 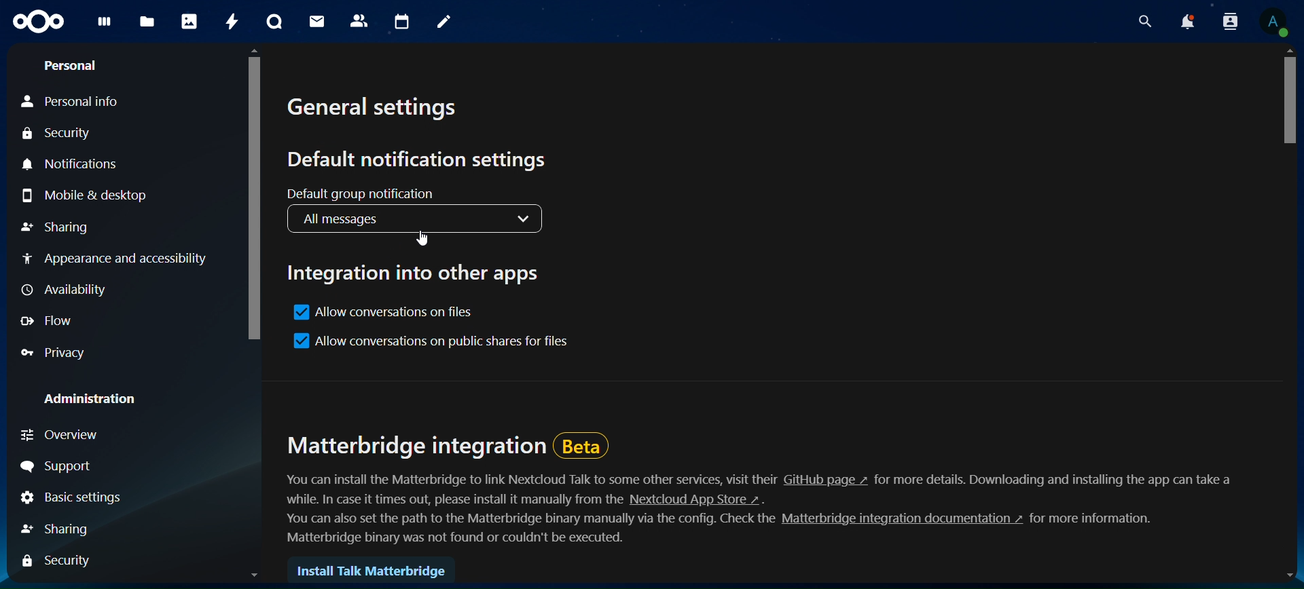 What do you see at coordinates (445, 24) in the screenshot?
I see `notes` at bounding box center [445, 24].